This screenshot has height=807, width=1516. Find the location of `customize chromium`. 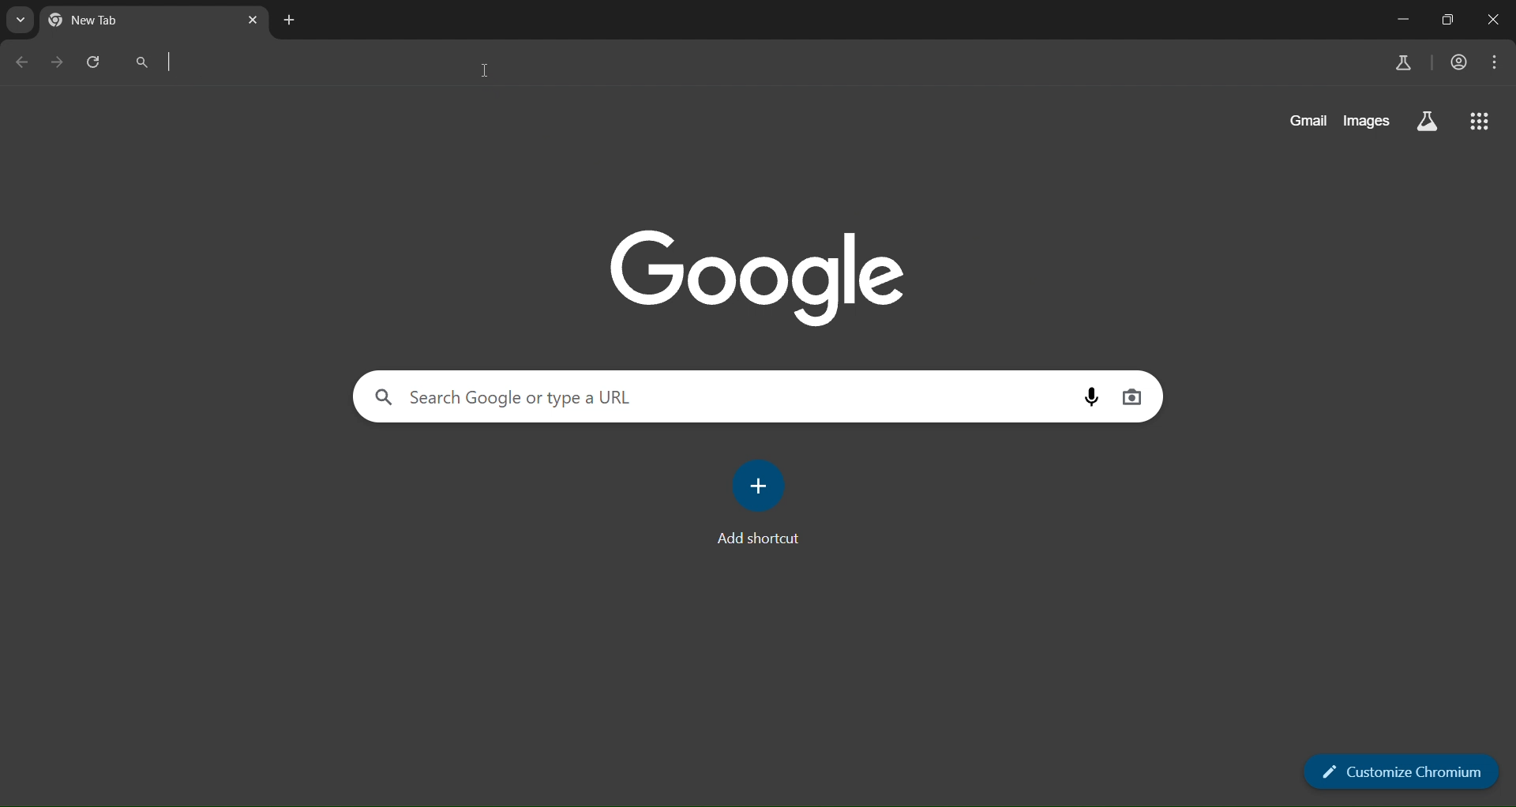

customize chromium is located at coordinates (1405, 772).